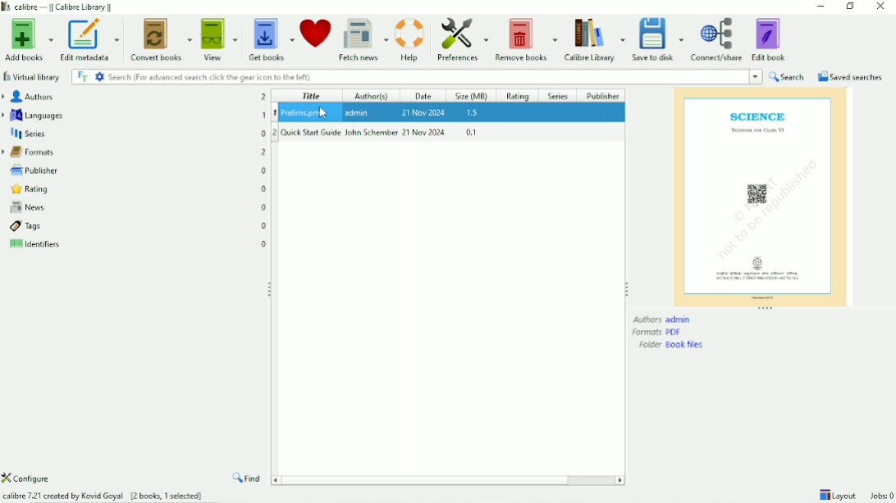 The height and width of the screenshot is (503, 896). What do you see at coordinates (31, 169) in the screenshot?
I see `Publisher` at bounding box center [31, 169].